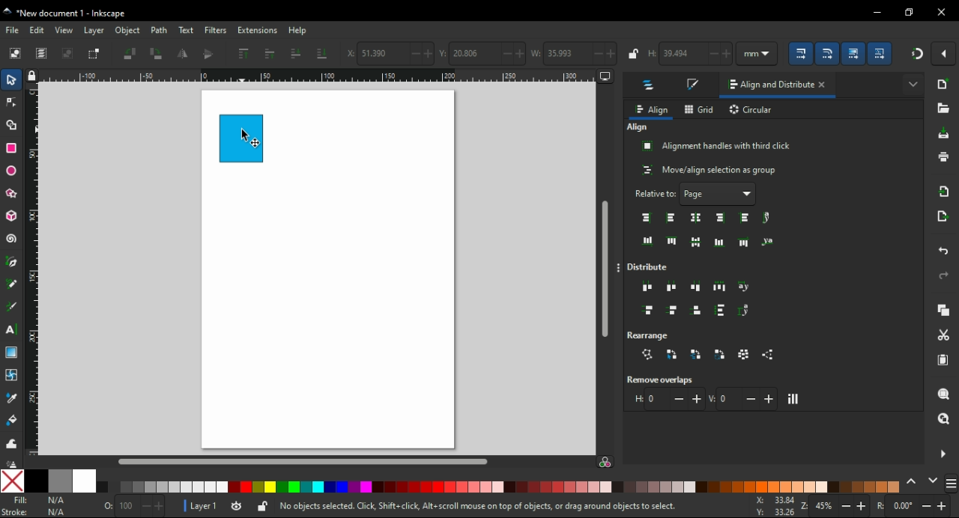 This screenshot has width=959, height=518. Describe the element at coordinates (70, 53) in the screenshot. I see `deselect` at that location.